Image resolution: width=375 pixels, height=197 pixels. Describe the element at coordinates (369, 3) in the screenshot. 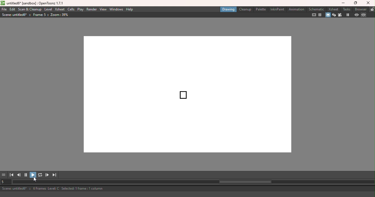

I see `Close` at that location.